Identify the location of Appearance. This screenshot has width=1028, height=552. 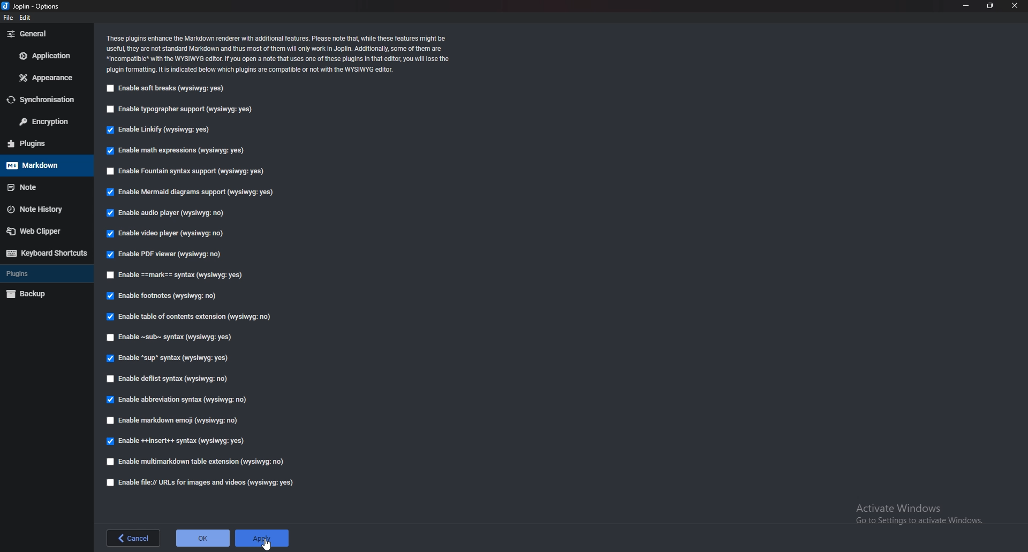
(43, 79).